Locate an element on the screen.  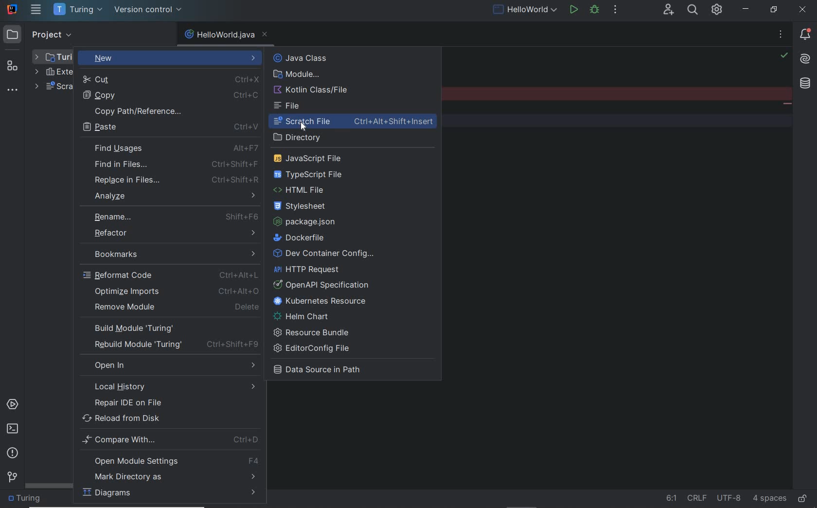
rename is located at coordinates (174, 216).